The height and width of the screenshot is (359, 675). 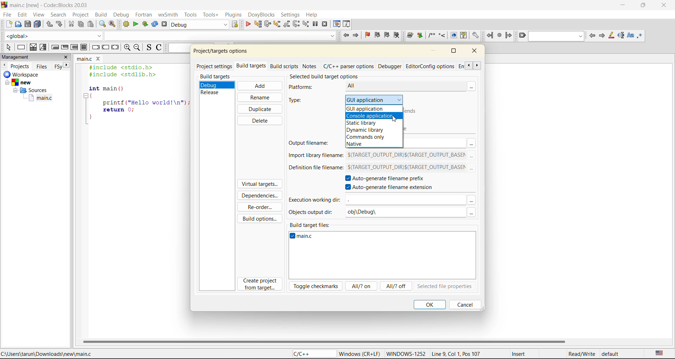 I want to click on build scripts, so click(x=284, y=66).